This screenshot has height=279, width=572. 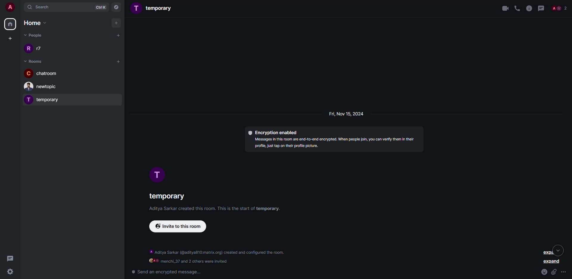 I want to click on create space, so click(x=10, y=38).